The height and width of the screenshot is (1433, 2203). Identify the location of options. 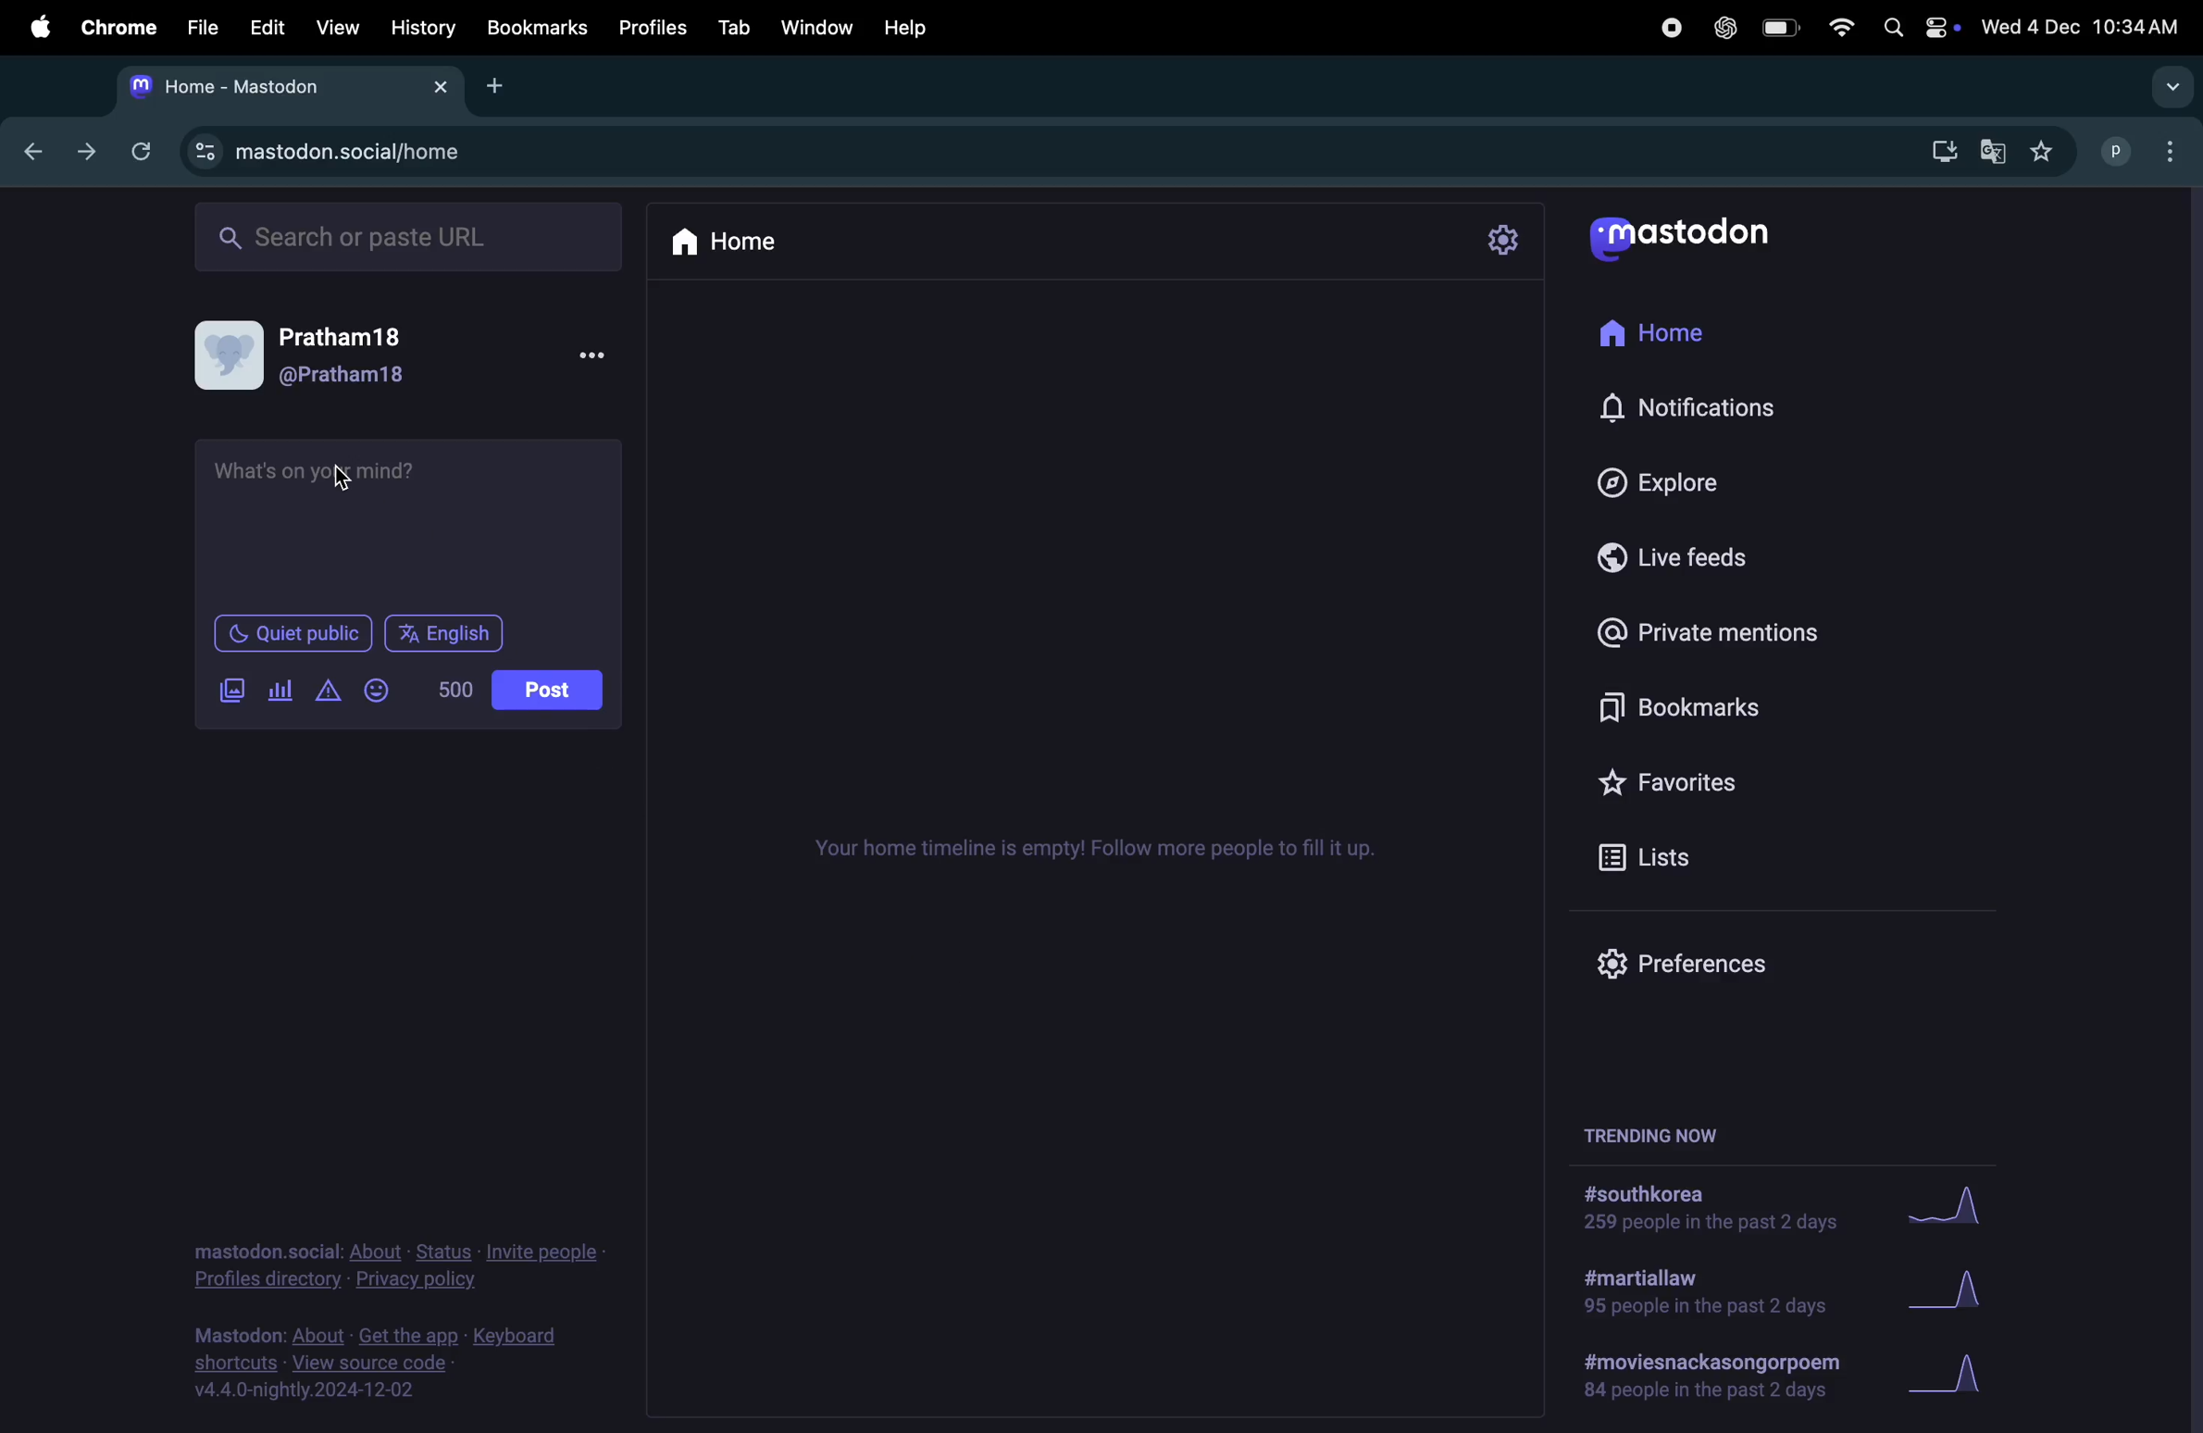
(603, 356).